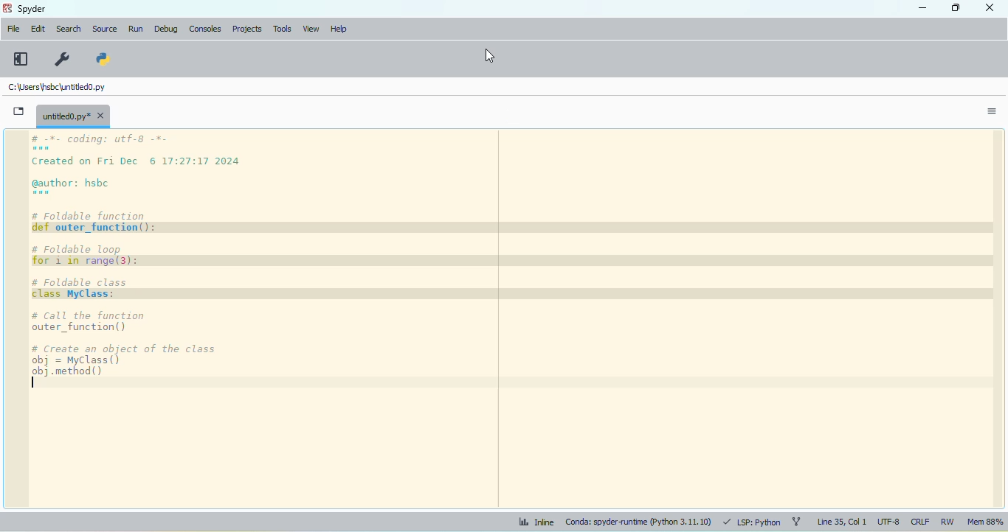 This screenshot has height=532, width=1008. I want to click on LSP: python, so click(752, 522).